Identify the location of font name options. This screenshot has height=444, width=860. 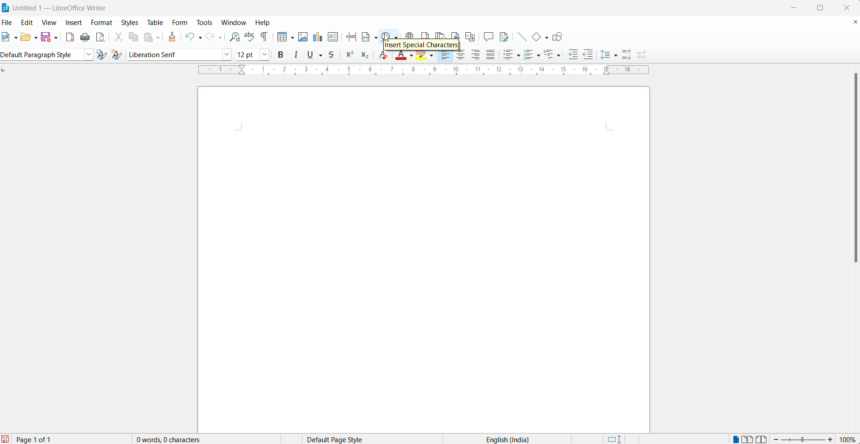
(227, 54).